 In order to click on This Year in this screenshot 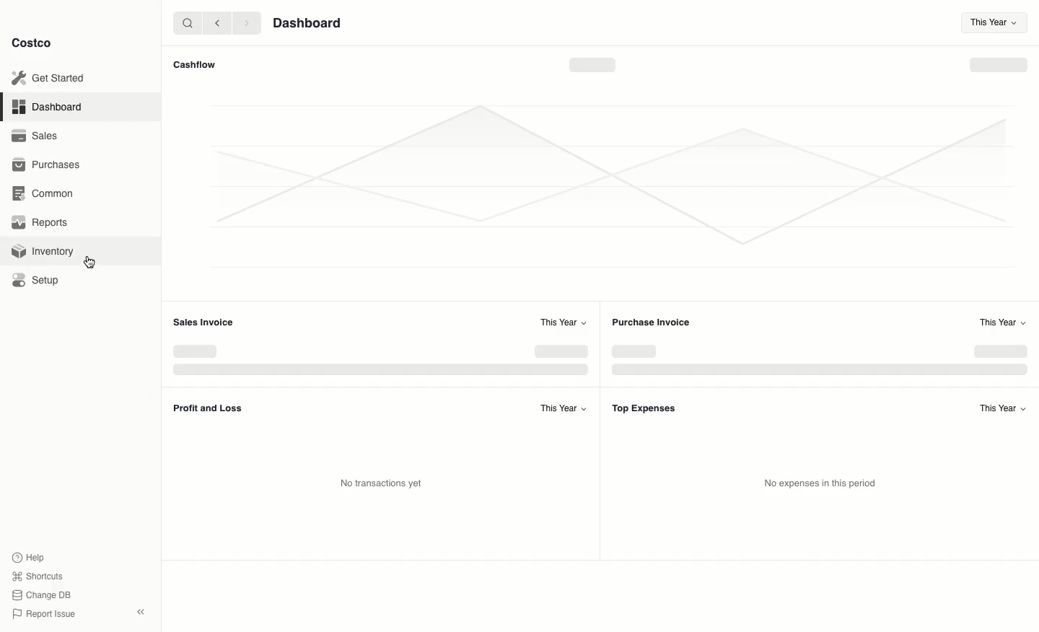, I will do `click(564, 323)`.